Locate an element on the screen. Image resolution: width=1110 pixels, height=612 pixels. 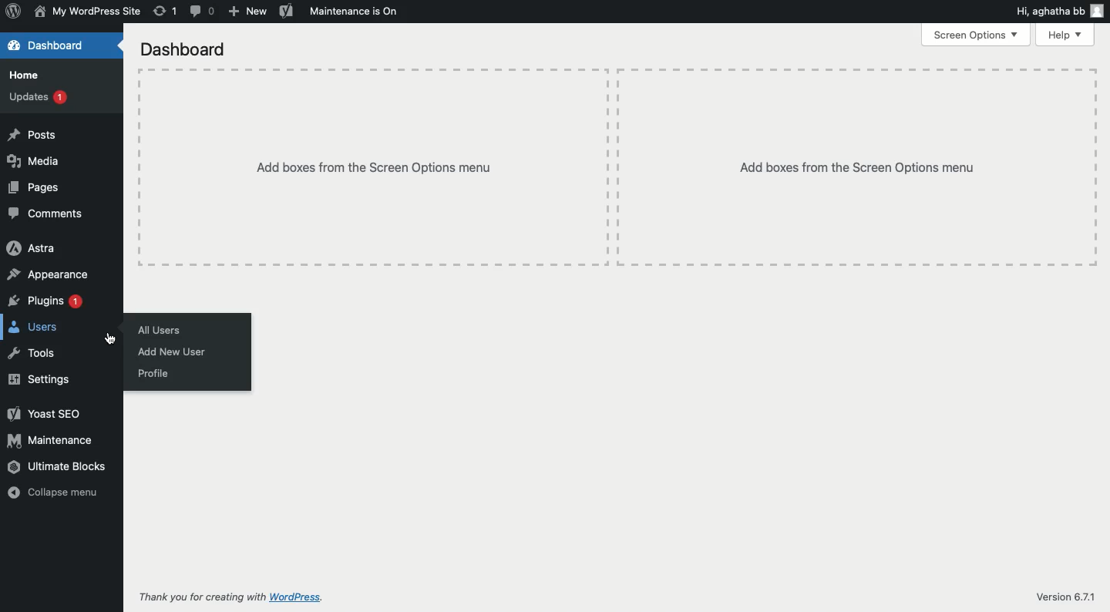
Yoast SEO is located at coordinates (47, 414).